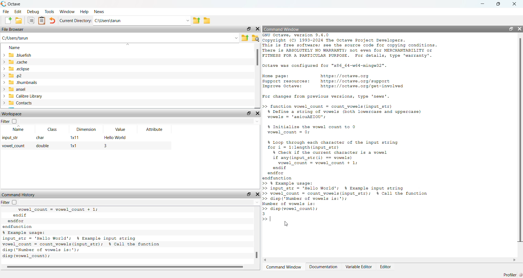 Image resolution: width=523 pixels, height=278 pixels. Describe the element at coordinates (9, 121) in the screenshot. I see `Filter` at that location.